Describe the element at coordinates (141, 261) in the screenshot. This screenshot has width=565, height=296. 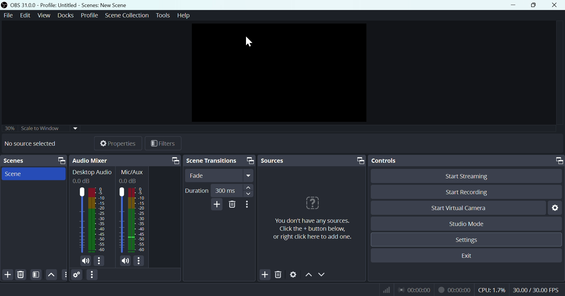
I see `more options` at that location.